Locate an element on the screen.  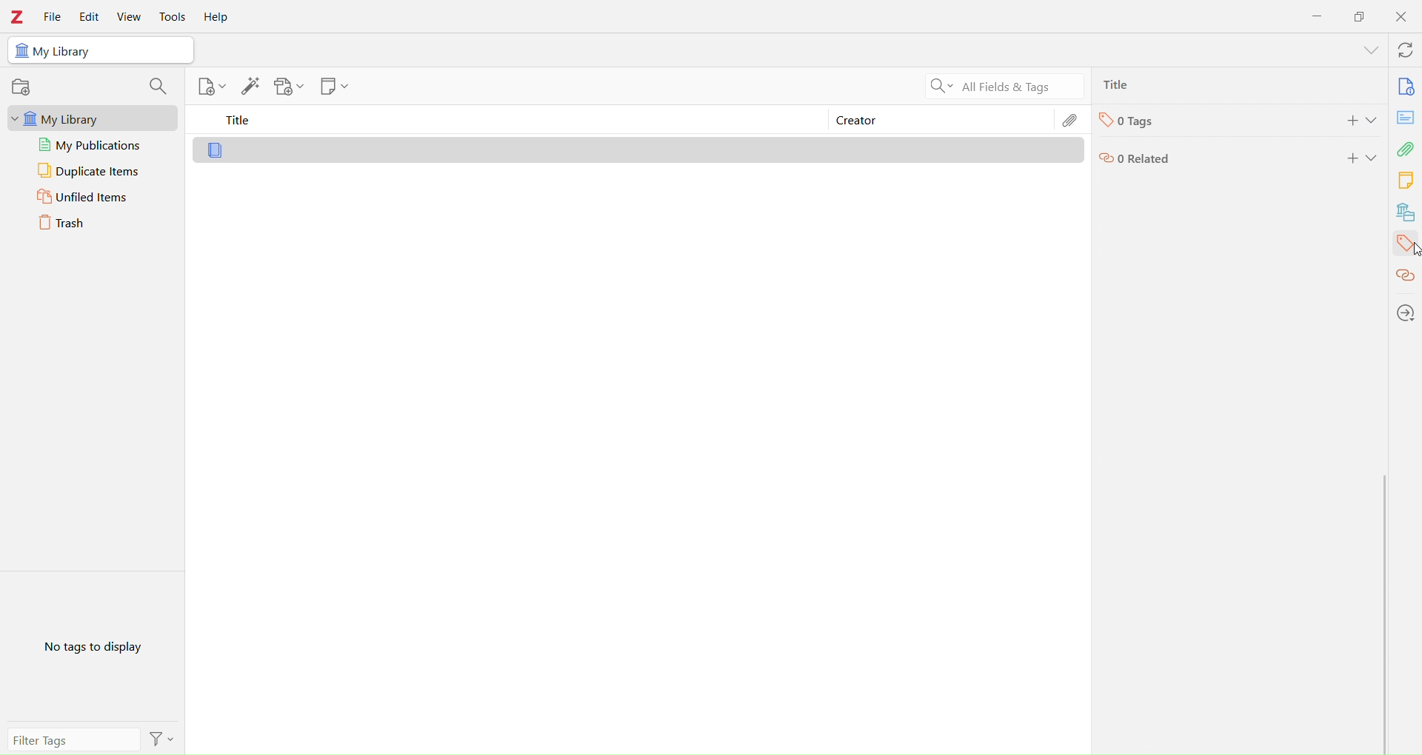
record is located at coordinates (21, 88).